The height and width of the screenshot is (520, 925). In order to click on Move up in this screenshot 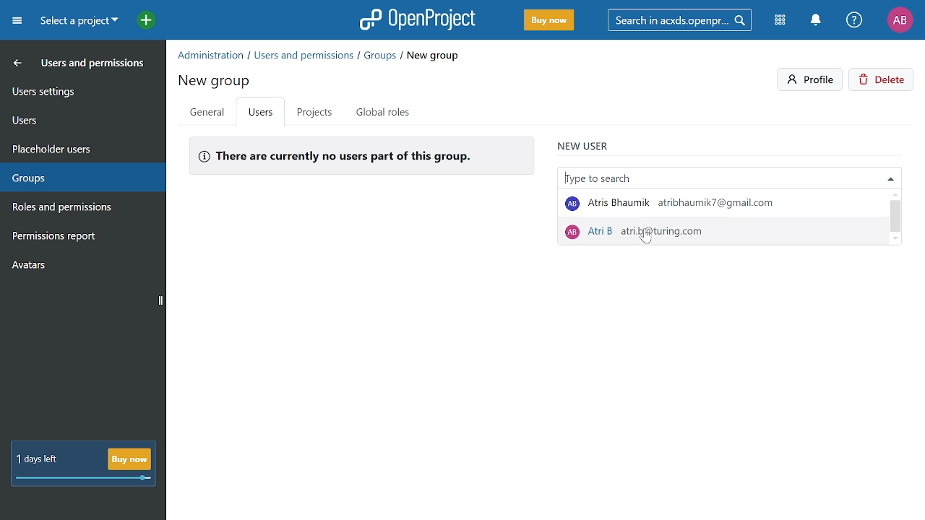, I will do `click(896, 194)`.